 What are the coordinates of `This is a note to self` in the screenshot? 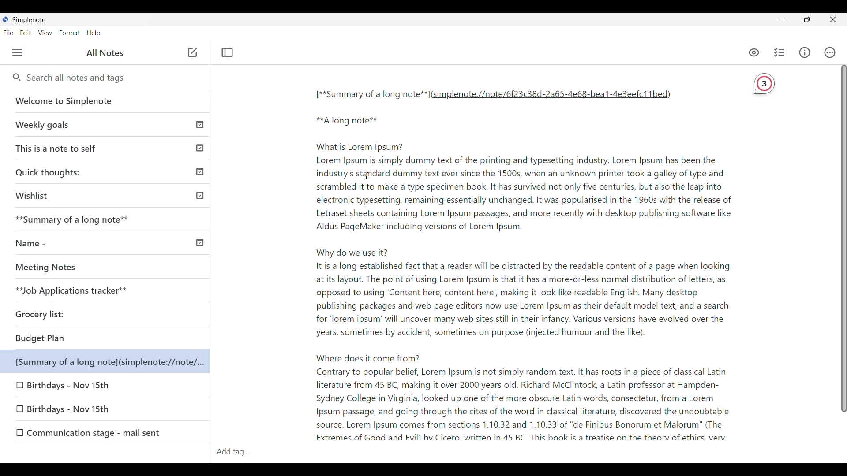 It's located at (107, 146).